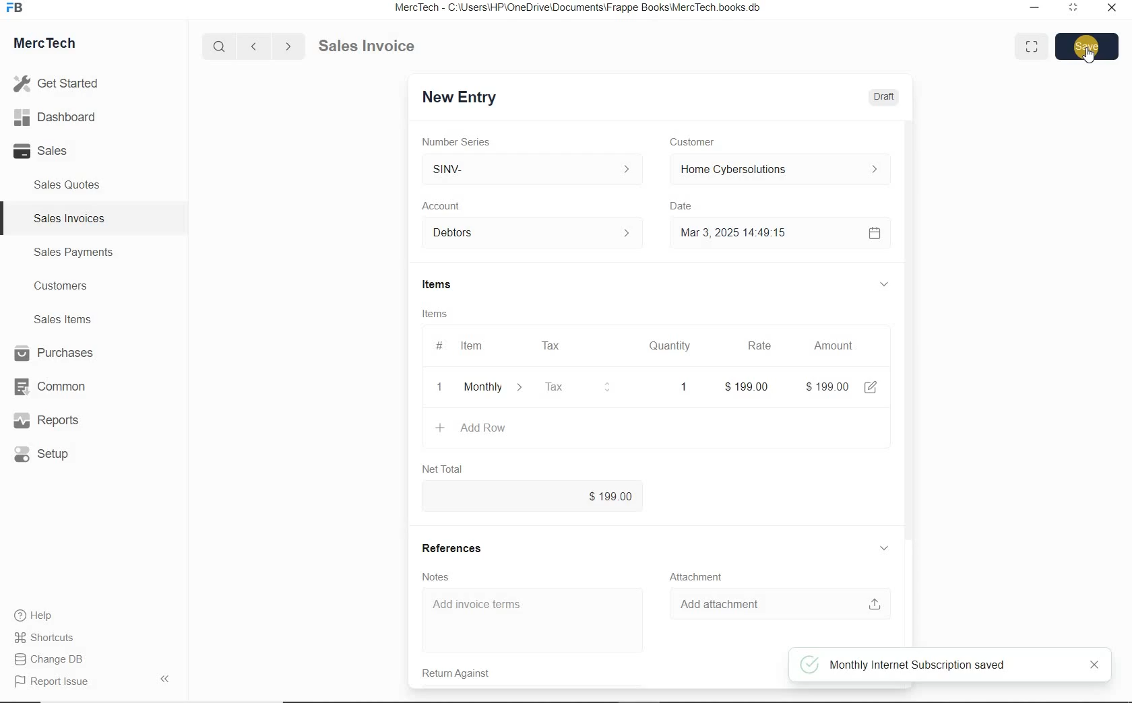  What do you see at coordinates (458, 98) in the screenshot?
I see `New Entry` at bounding box center [458, 98].